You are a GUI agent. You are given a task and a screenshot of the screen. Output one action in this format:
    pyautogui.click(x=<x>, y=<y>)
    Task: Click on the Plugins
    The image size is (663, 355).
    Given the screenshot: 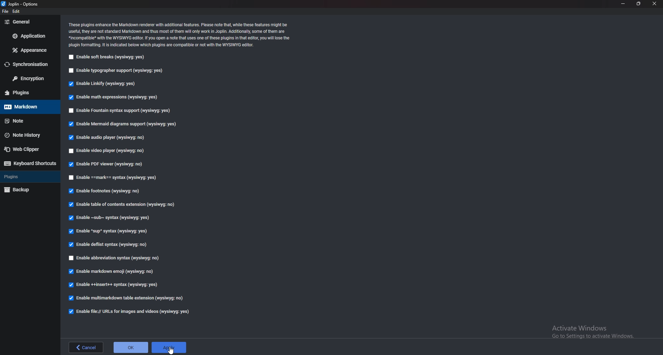 What is the action you would take?
    pyautogui.click(x=25, y=177)
    